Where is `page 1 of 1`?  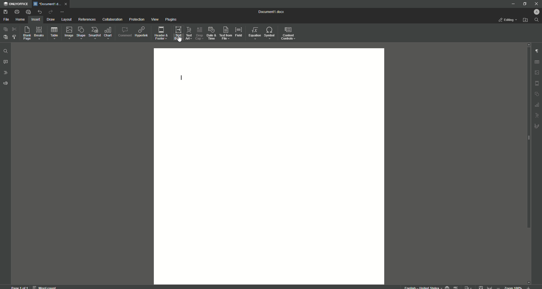 page 1 of 1 is located at coordinates (20, 287).